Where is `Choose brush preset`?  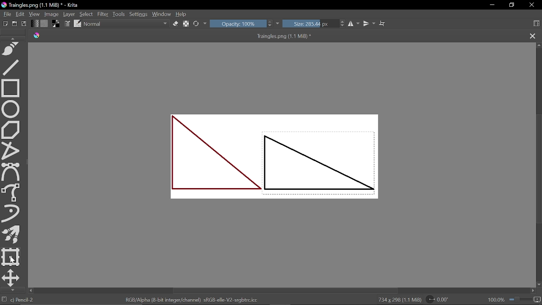 Choose brush preset is located at coordinates (77, 23).